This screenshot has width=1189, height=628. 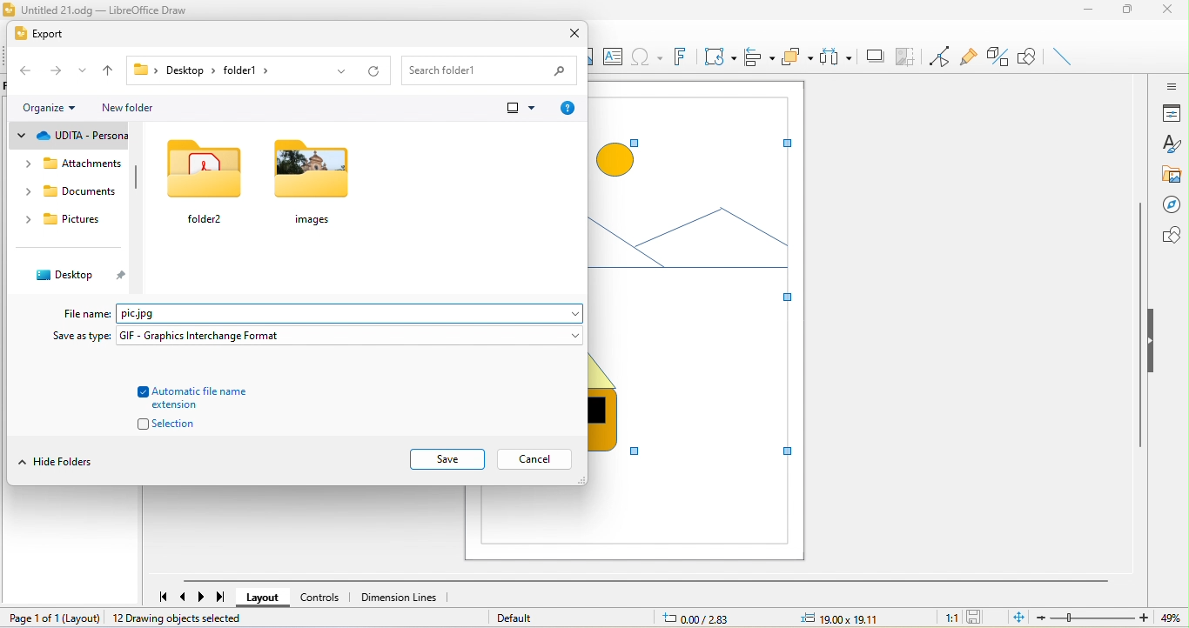 I want to click on fontwork text, so click(x=678, y=56).